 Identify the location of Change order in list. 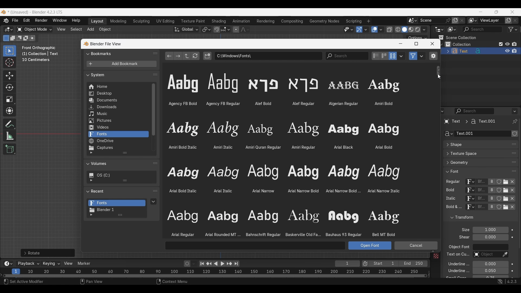
(155, 75).